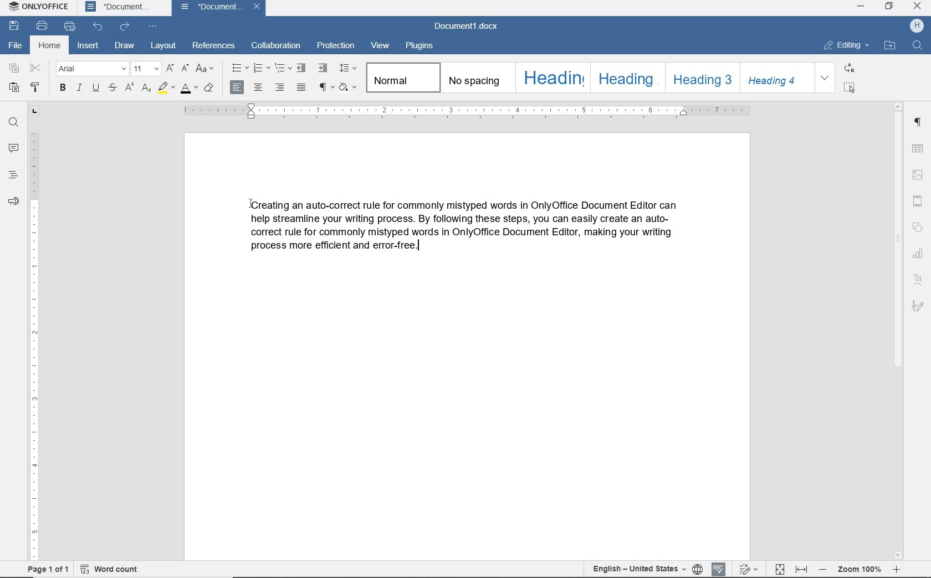  I want to click on underline, so click(94, 87).